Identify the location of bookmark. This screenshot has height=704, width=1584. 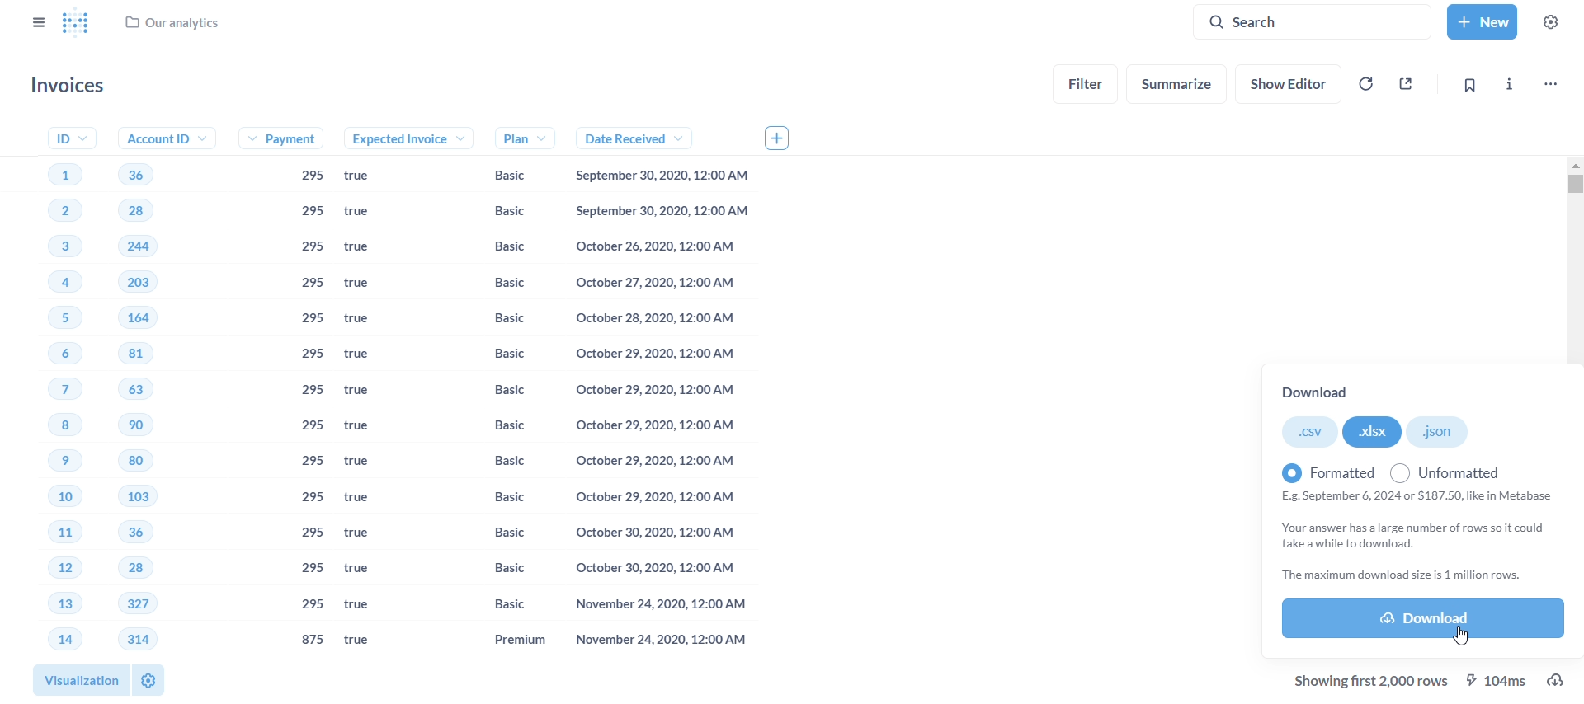
(1468, 85).